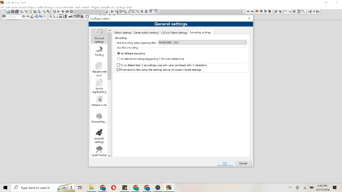 This screenshot has height=192, width=342. I want to click on Move left, so click(248, 11).